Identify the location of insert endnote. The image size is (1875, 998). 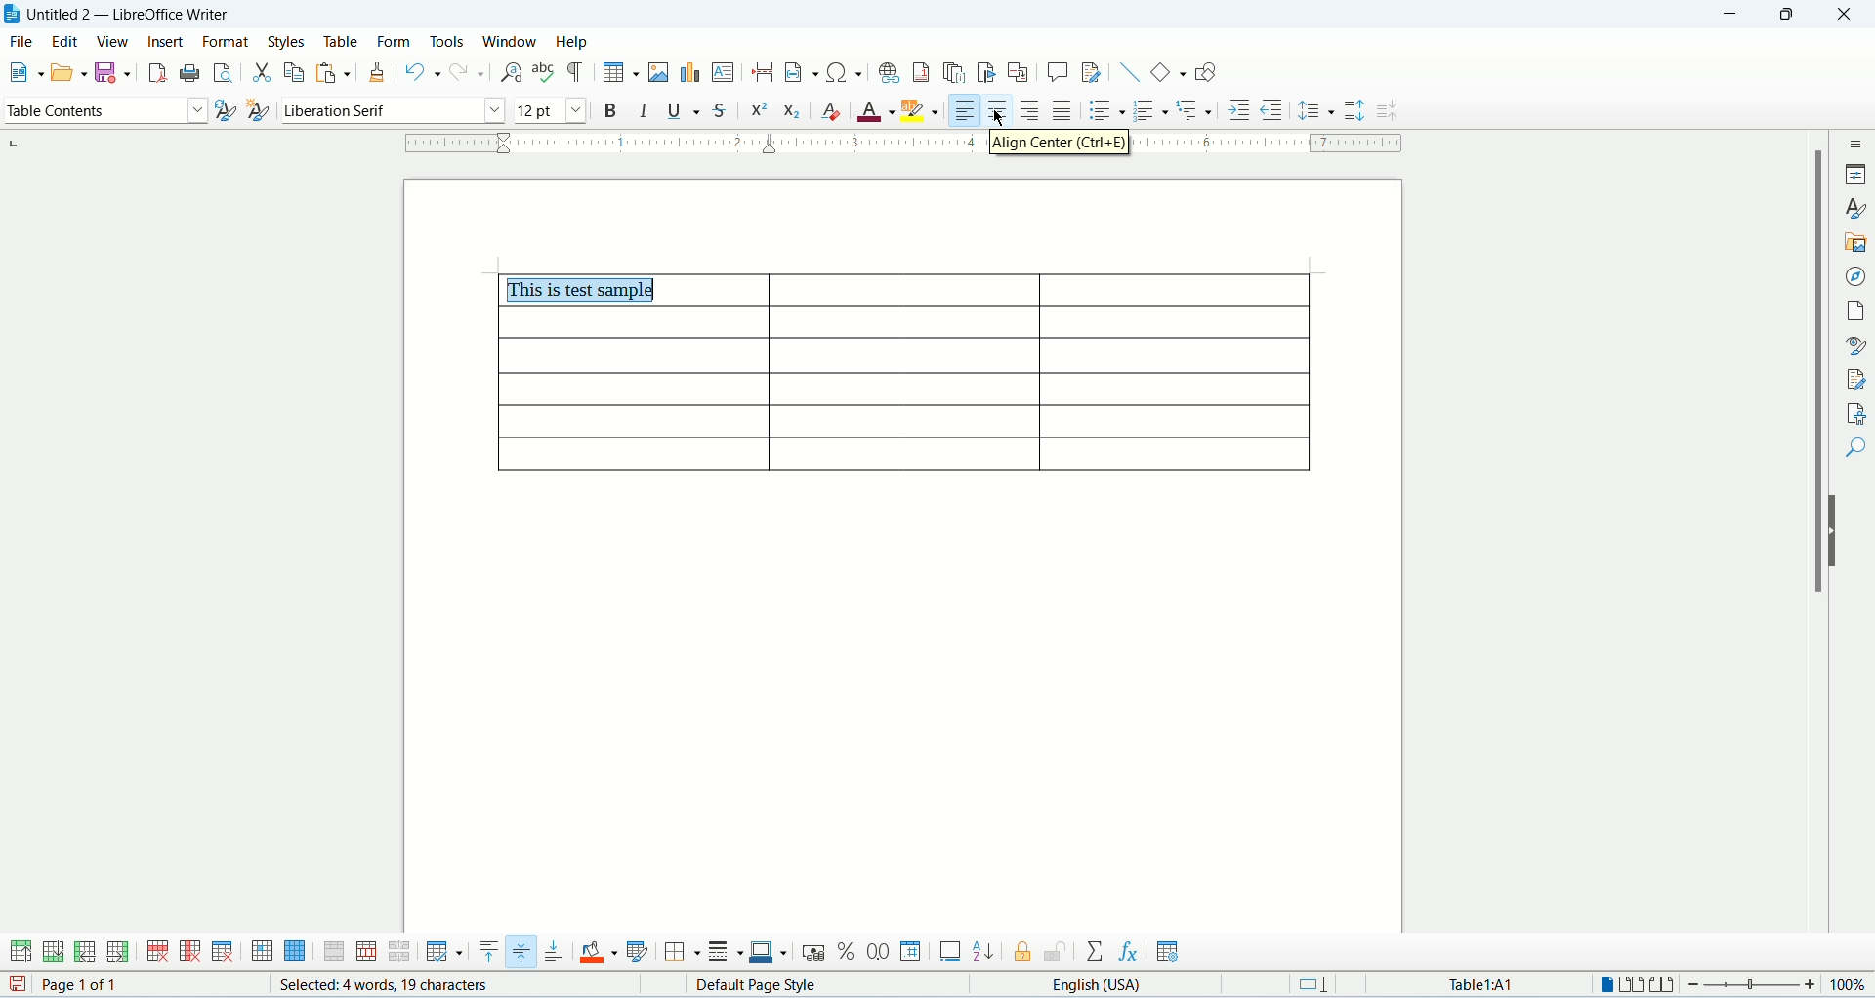
(955, 73).